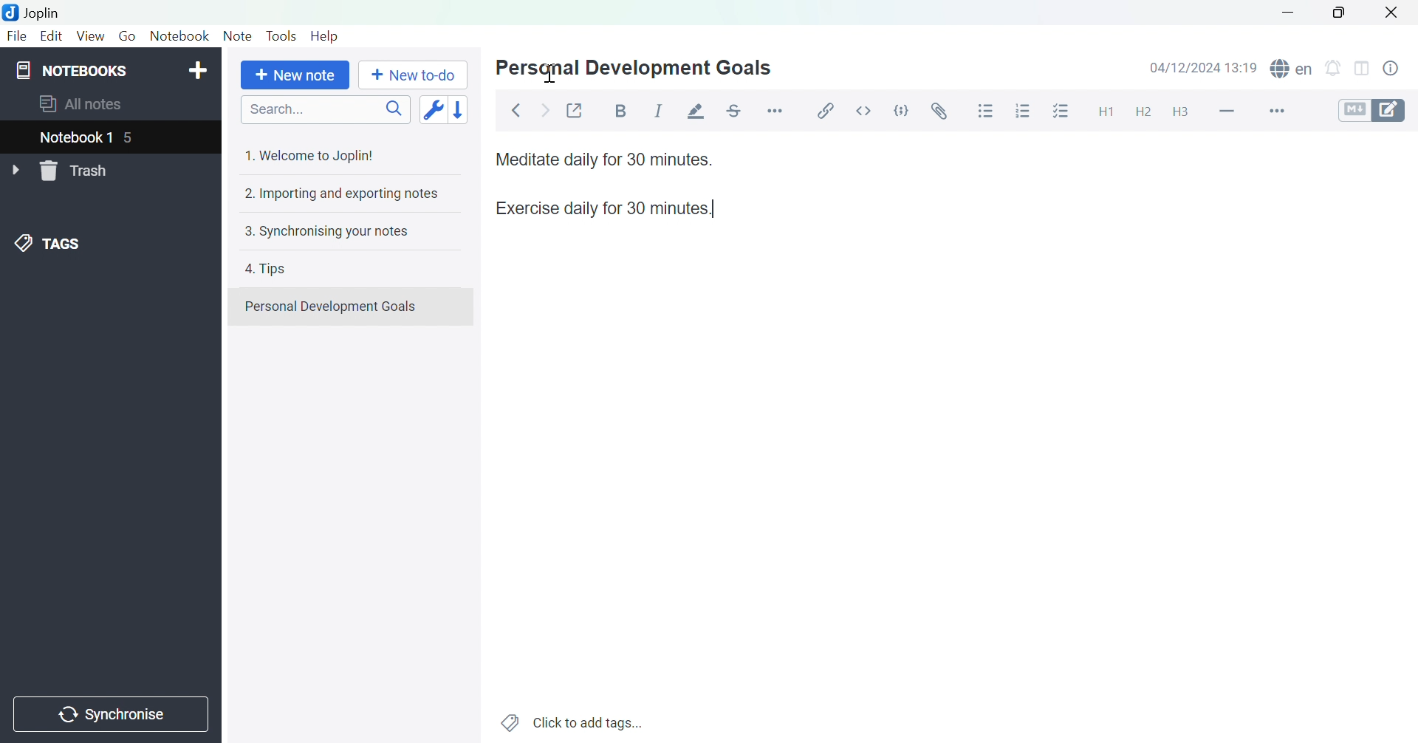  I want to click on Horizontal, so click(777, 110).